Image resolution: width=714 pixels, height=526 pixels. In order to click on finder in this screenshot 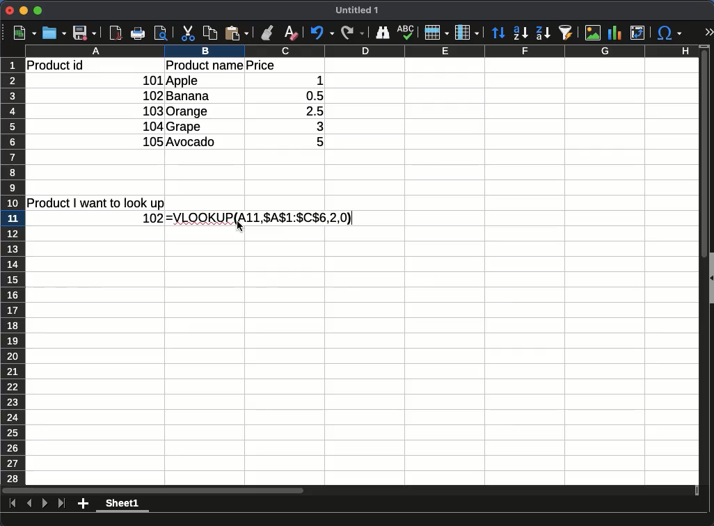, I will do `click(383, 33)`.